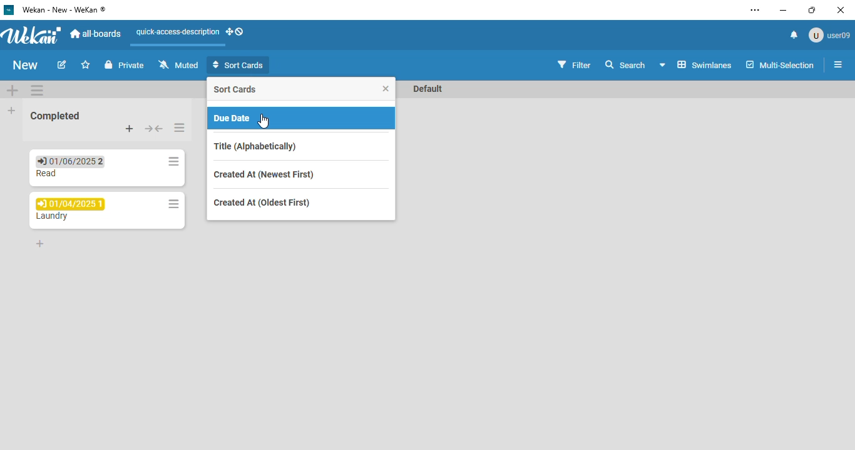 The width and height of the screenshot is (855, 450). What do you see at coordinates (236, 89) in the screenshot?
I see `sort cards` at bounding box center [236, 89].